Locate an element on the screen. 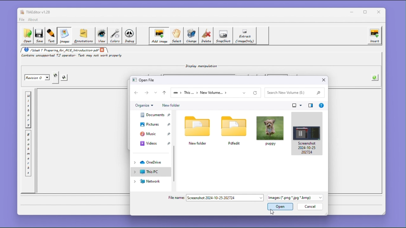  refresh is located at coordinates (256, 93).